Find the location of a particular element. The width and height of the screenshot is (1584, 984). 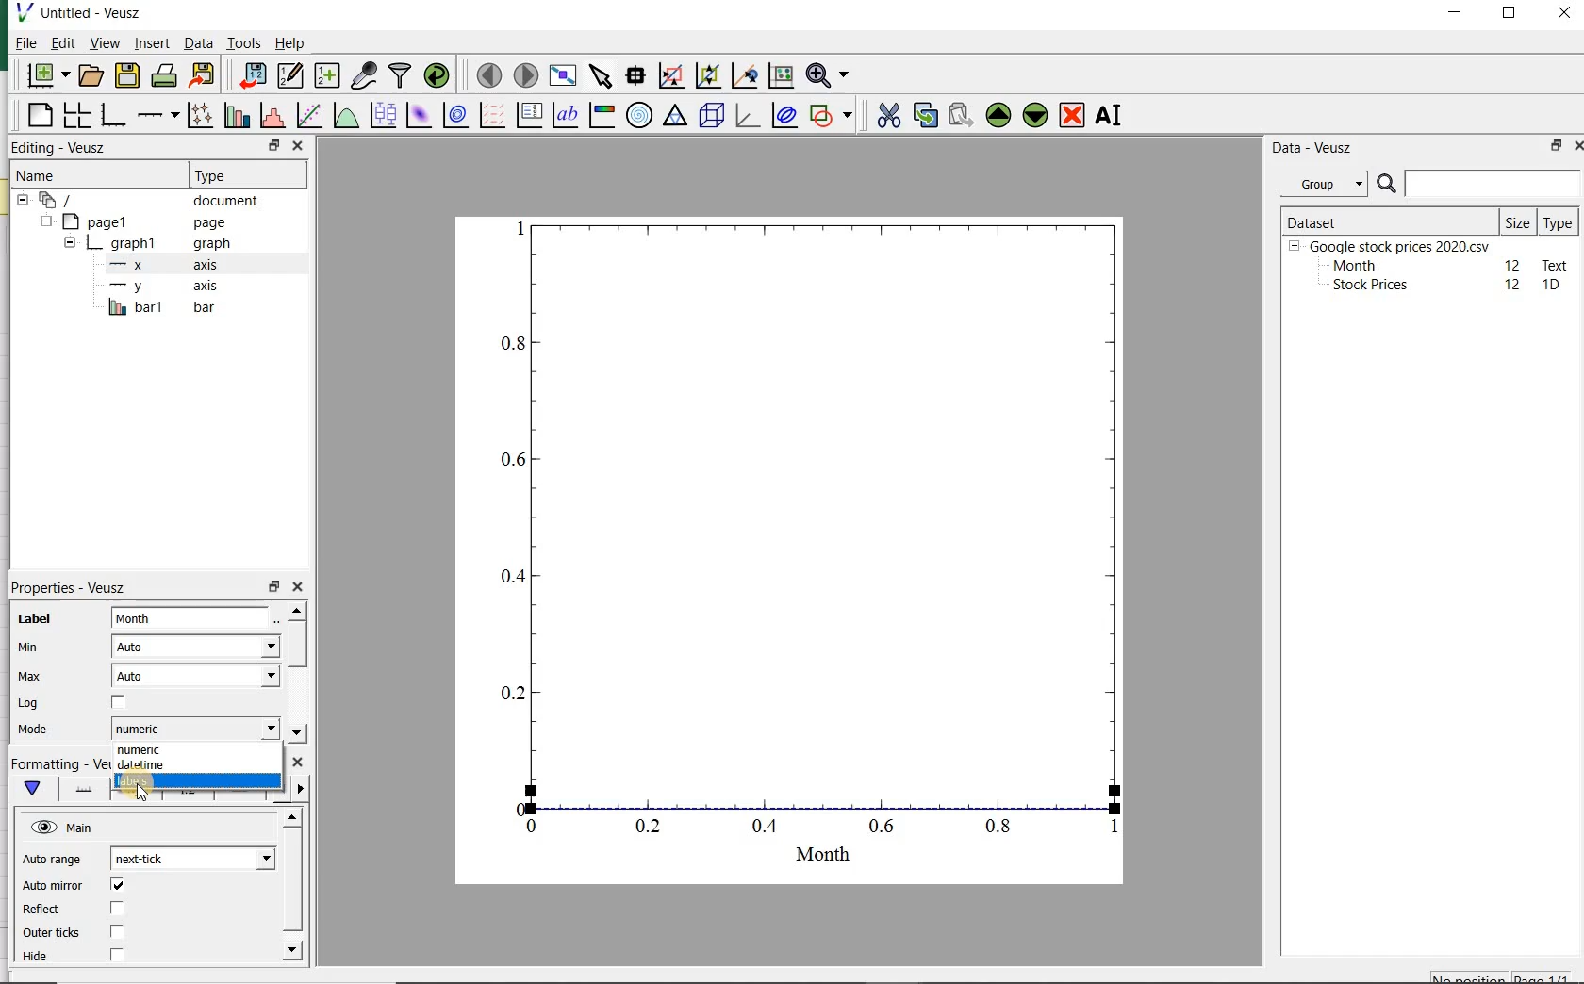

restore is located at coordinates (275, 587).